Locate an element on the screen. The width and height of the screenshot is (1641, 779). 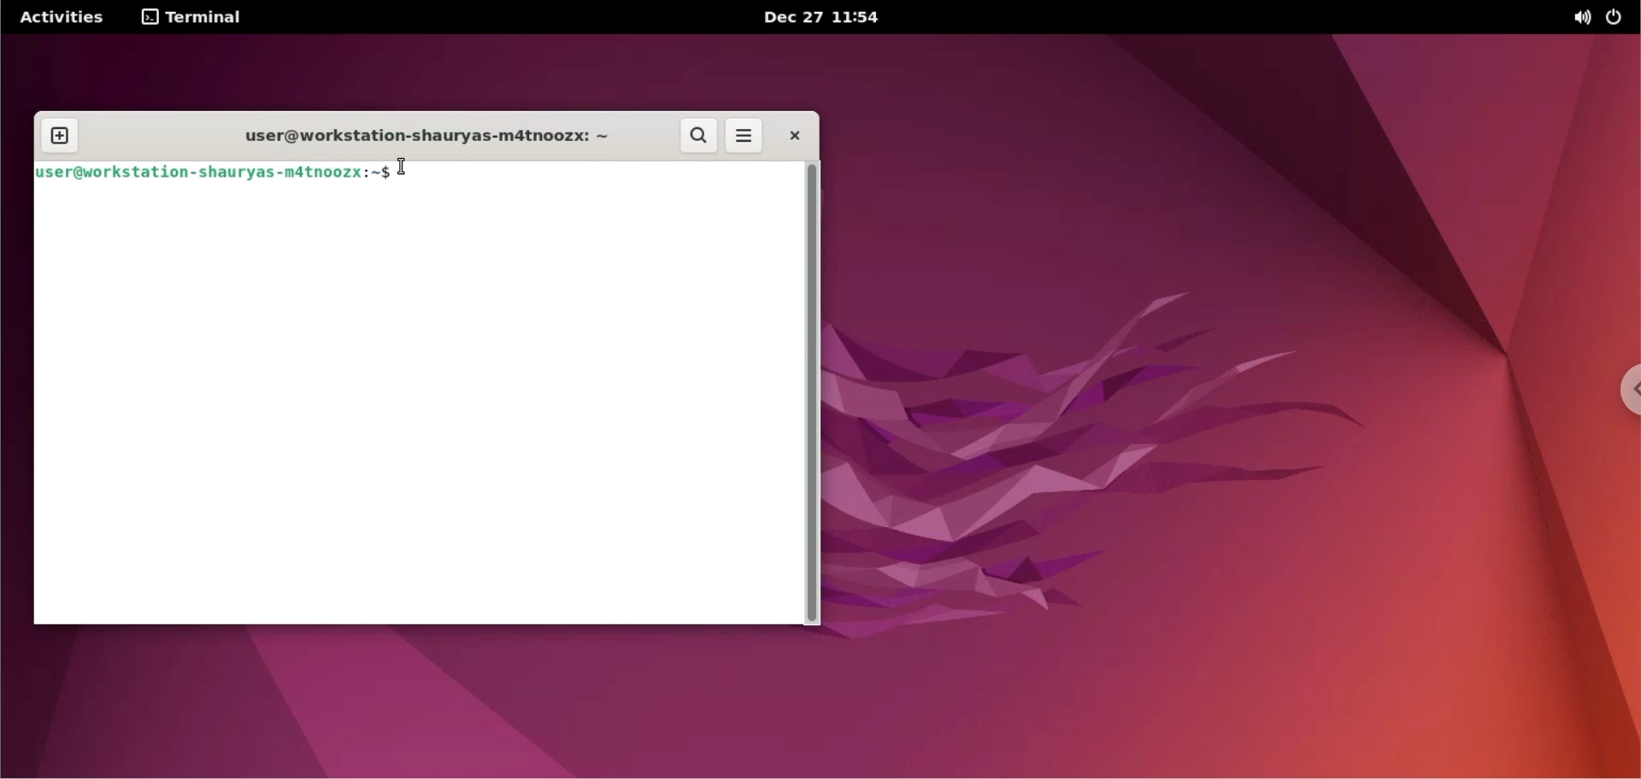
close is located at coordinates (796, 135).